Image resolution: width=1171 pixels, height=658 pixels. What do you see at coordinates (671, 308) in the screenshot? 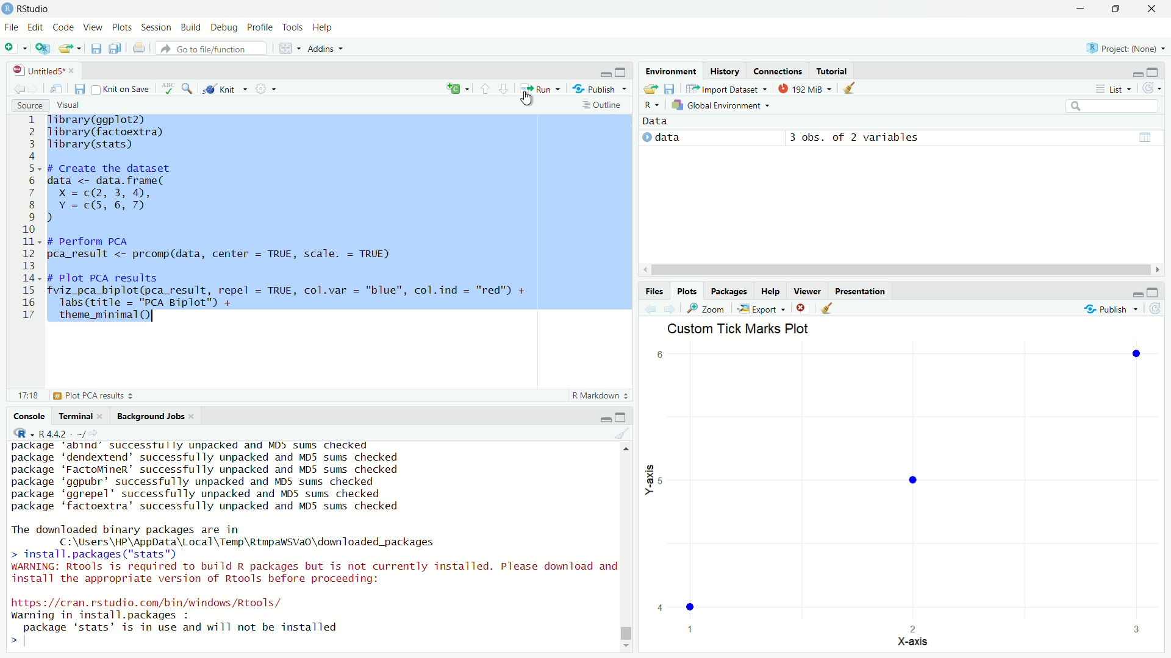
I see `go forward` at bounding box center [671, 308].